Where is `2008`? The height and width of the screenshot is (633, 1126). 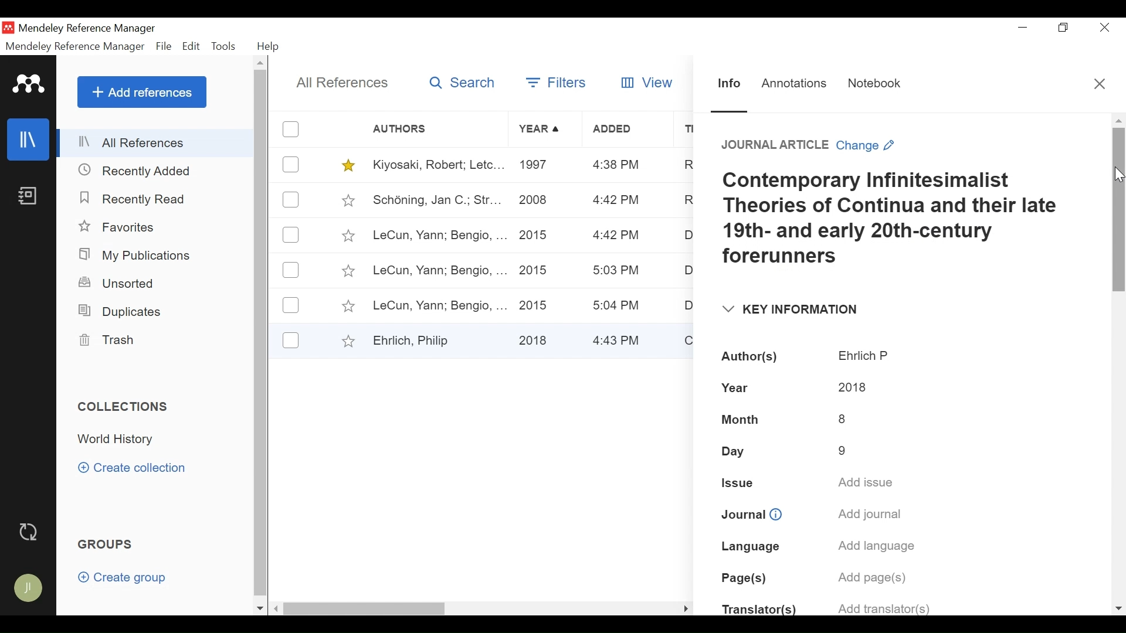
2008 is located at coordinates (534, 202).